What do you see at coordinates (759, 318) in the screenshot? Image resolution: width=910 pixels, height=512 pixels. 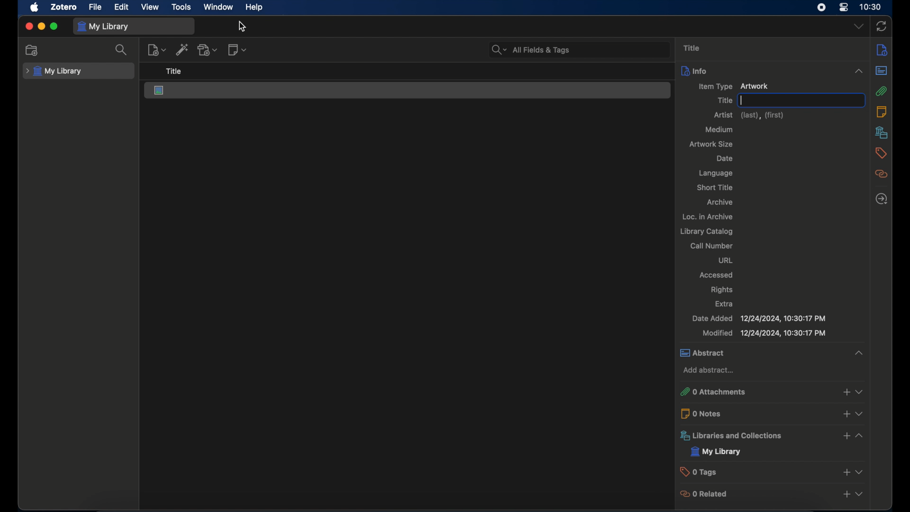 I see `date added` at bounding box center [759, 318].